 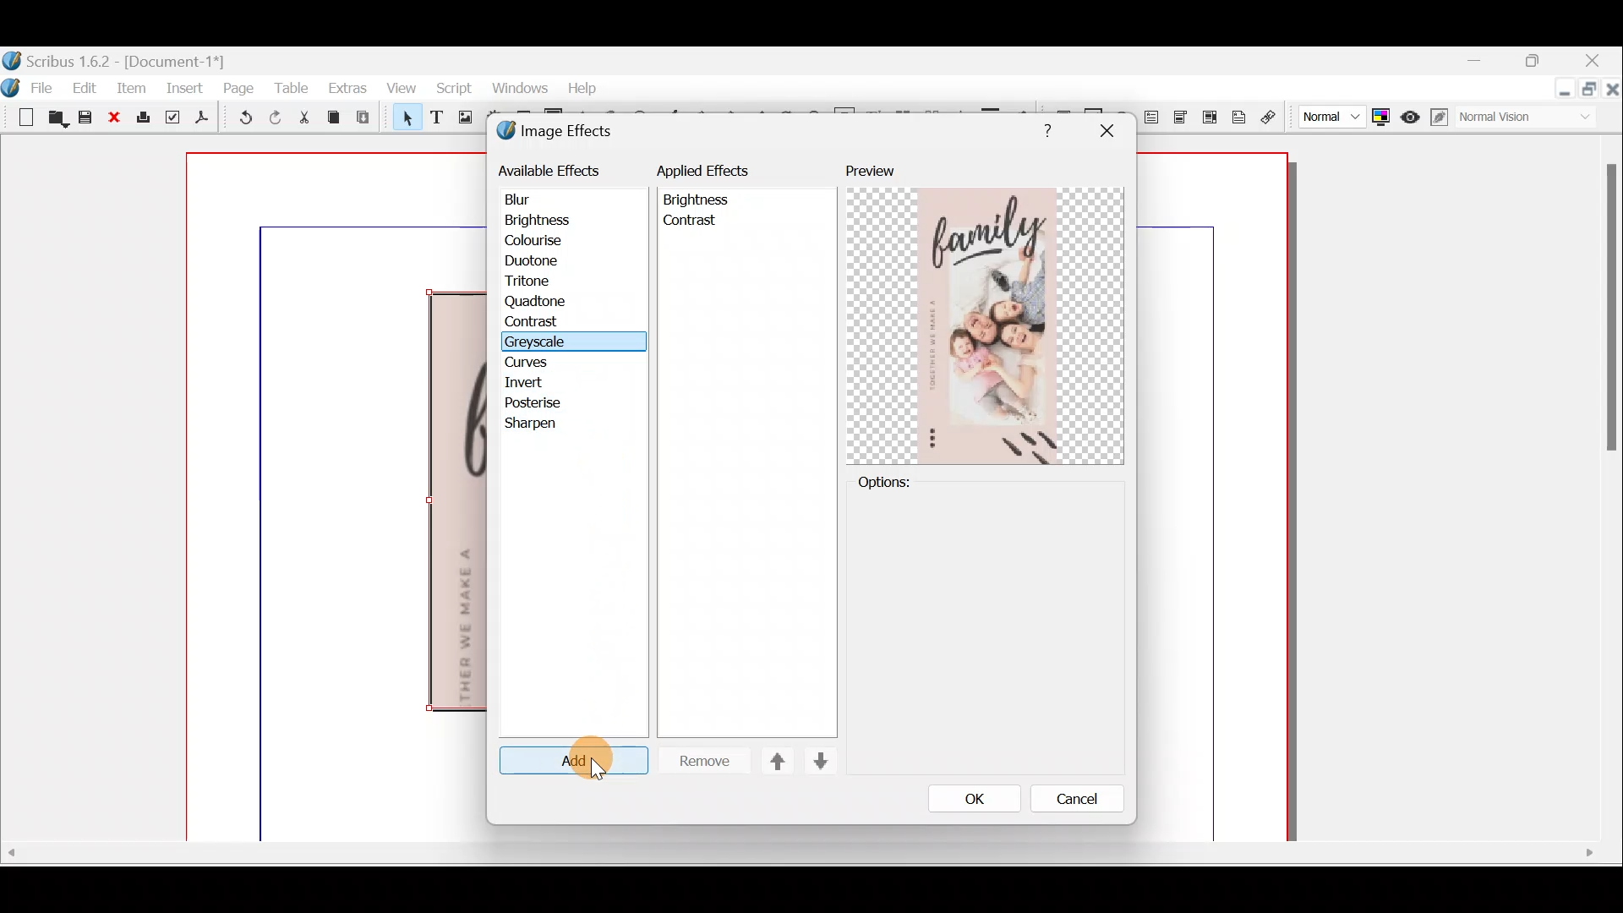 What do you see at coordinates (564, 131) in the screenshot?
I see `Image effects` at bounding box center [564, 131].